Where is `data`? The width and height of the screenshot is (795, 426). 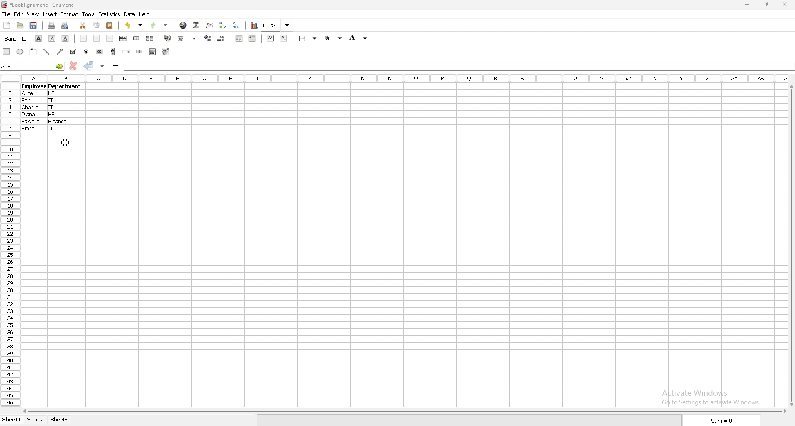 data is located at coordinates (130, 14).